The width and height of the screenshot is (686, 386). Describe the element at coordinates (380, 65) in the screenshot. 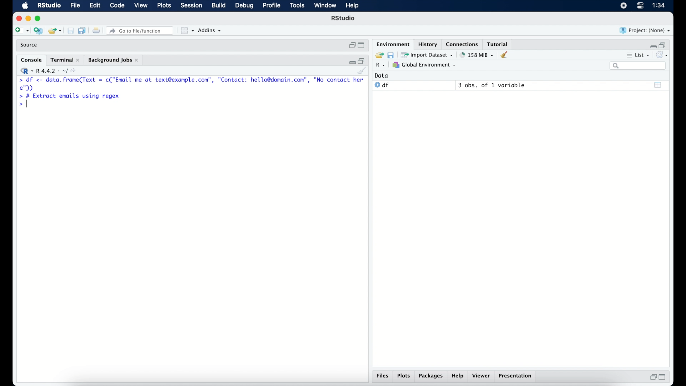

I see `R` at that location.